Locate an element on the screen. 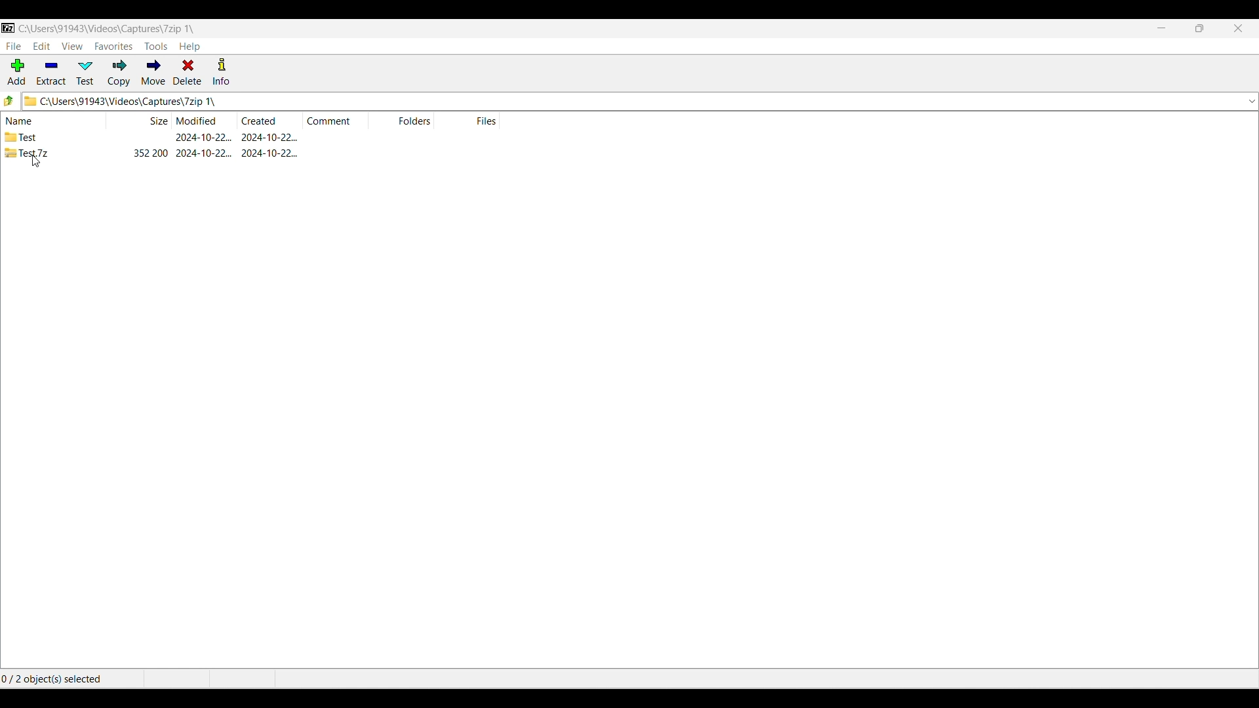 The width and height of the screenshot is (1259, 708). Tools is located at coordinates (156, 47).